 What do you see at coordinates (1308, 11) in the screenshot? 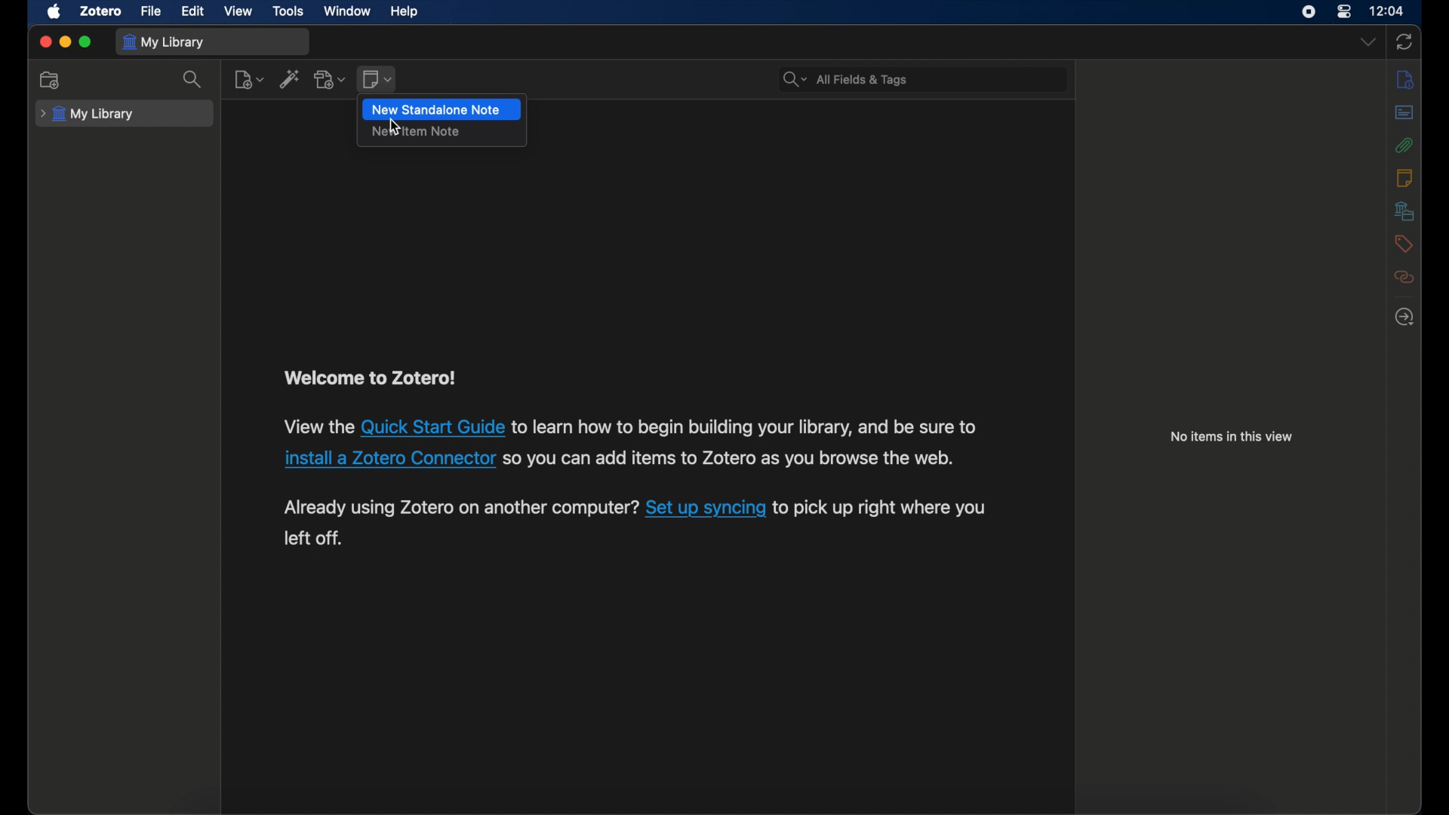
I see `screen recorder icon` at bounding box center [1308, 11].